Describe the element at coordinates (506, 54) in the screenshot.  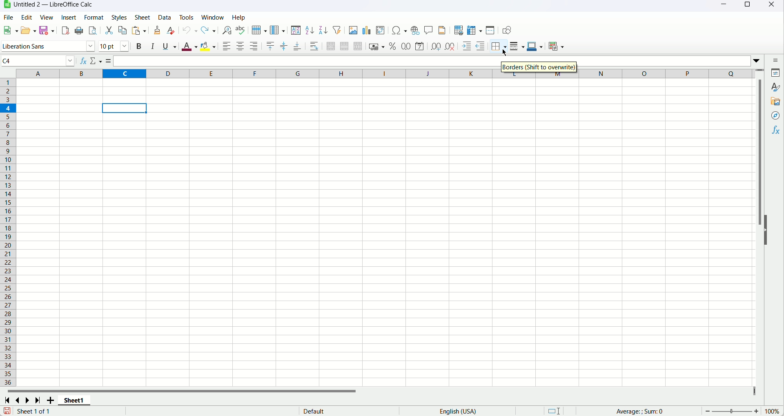
I see `cursor` at that location.